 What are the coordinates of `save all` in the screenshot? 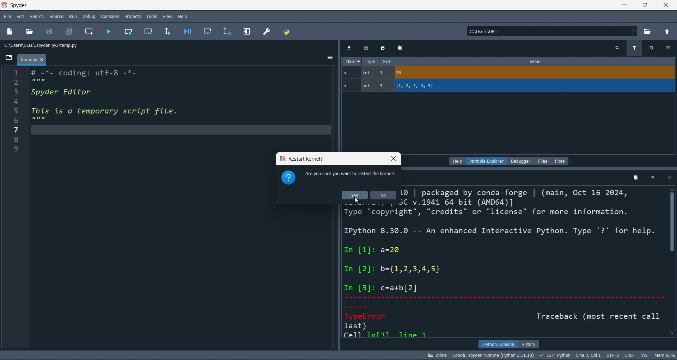 It's located at (70, 31).